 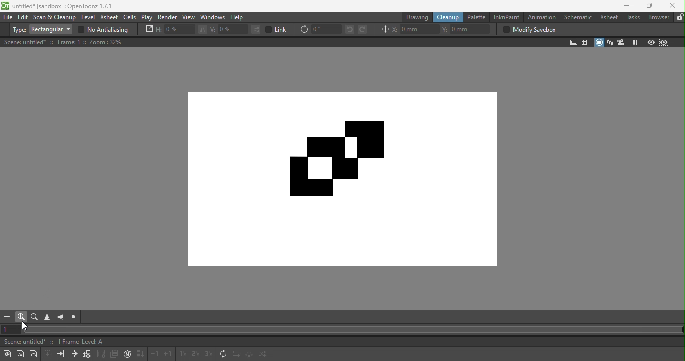 What do you see at coordinates (194, 354) in the screenshot?
I see `Reframe on 2's` at bounding box center [194, 354].